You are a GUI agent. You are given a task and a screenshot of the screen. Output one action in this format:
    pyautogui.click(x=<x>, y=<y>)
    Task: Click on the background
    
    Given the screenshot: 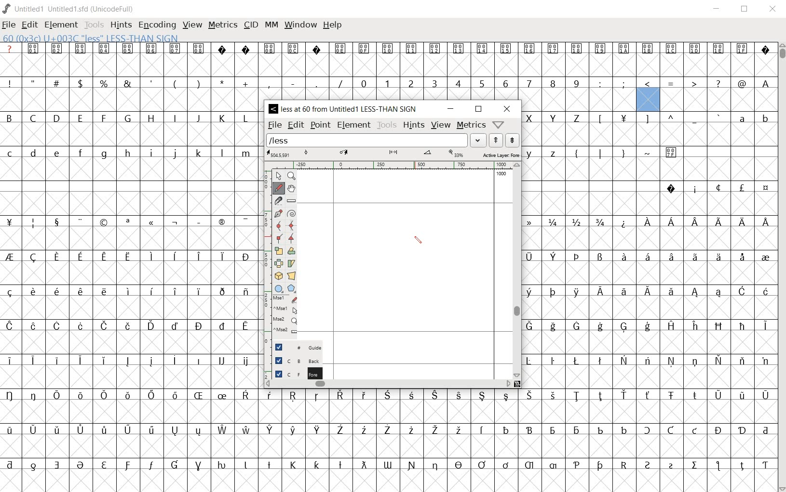 What is the action you would take?
    pyautogui.click(x=293, y=360)
    